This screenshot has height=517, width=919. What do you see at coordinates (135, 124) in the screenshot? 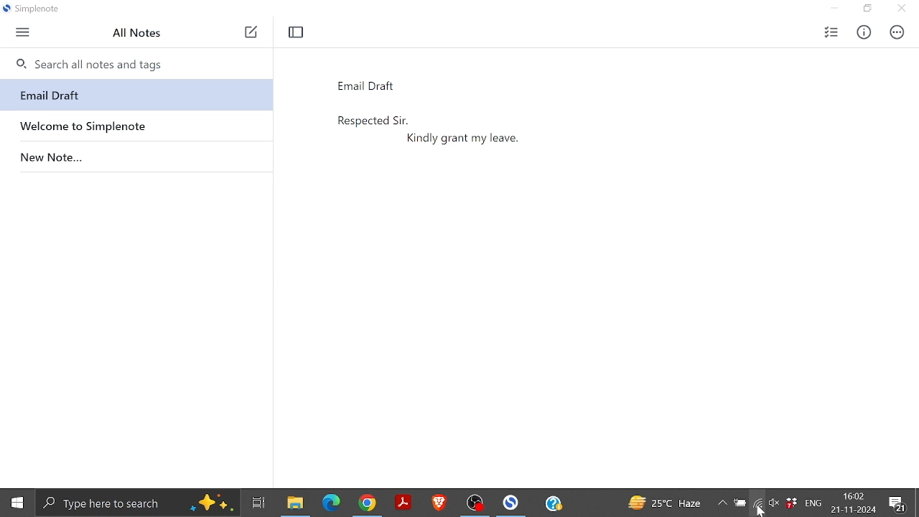
I see `Note titled "Welcome to Simplenote"` at bounding box center [135, 124].